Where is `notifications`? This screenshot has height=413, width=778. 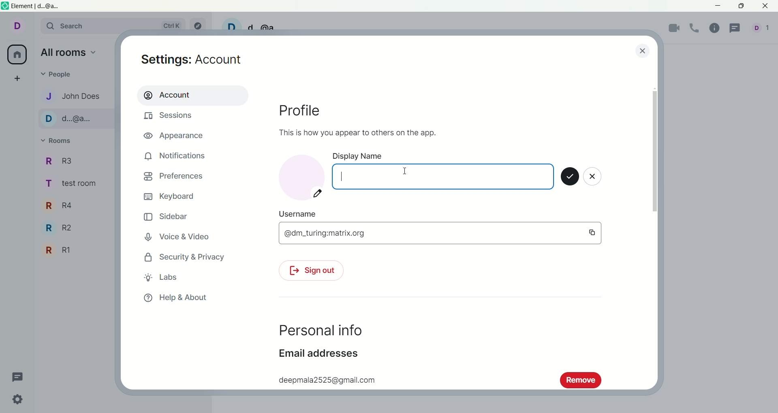 notifications is located at coordinates (175, 156).